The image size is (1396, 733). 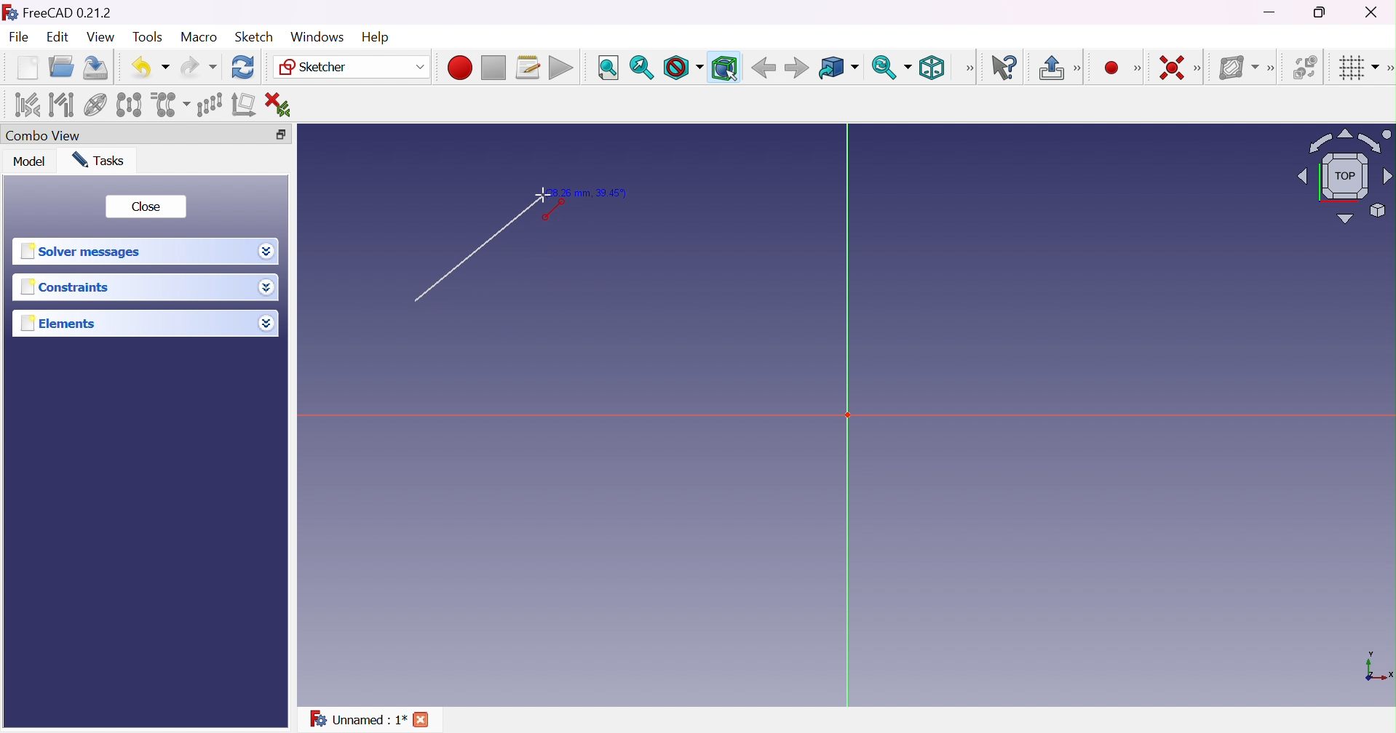 What do you see at coordinates (148, 207) in the screenshot?
I see `Close` at bounding box center [148, 207].